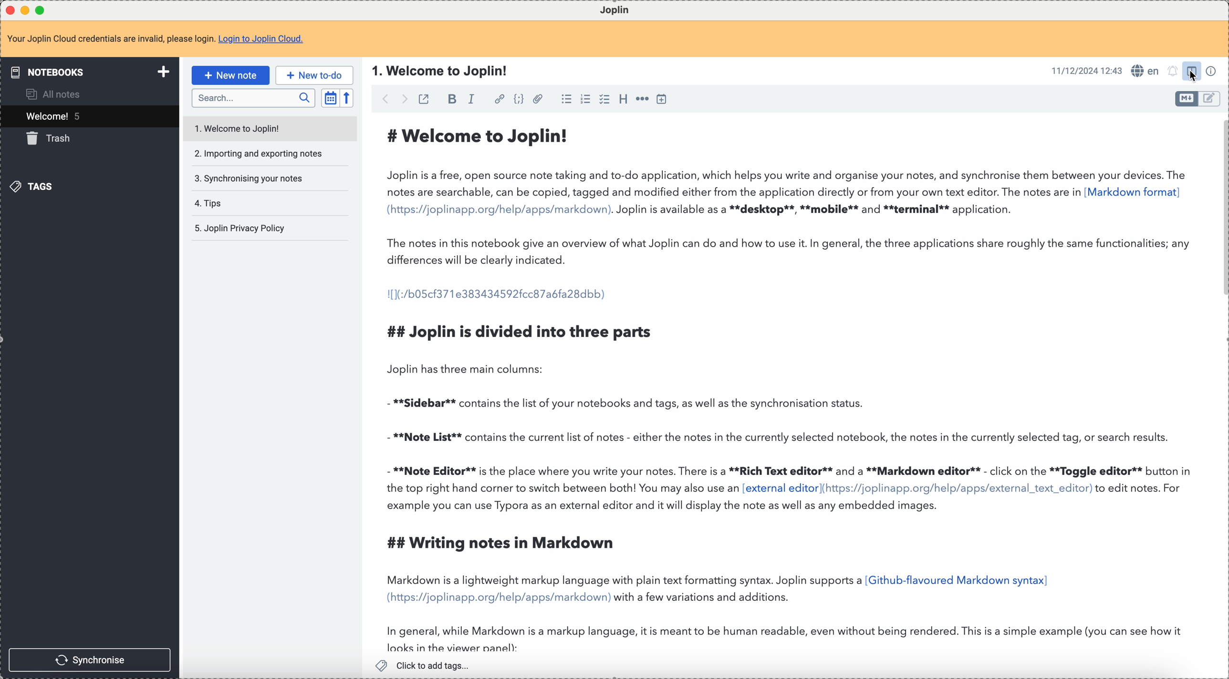  Describe the element at coordinates (426, 98) in the screenshot. I see `toggle external editing` at that location.